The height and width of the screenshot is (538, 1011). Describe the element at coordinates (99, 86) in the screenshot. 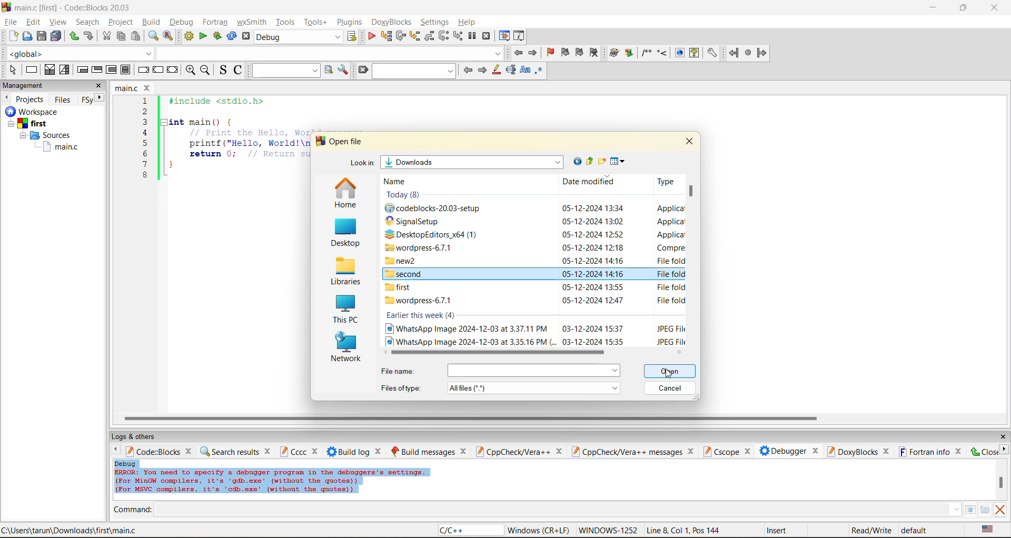

I see `close` at that location.